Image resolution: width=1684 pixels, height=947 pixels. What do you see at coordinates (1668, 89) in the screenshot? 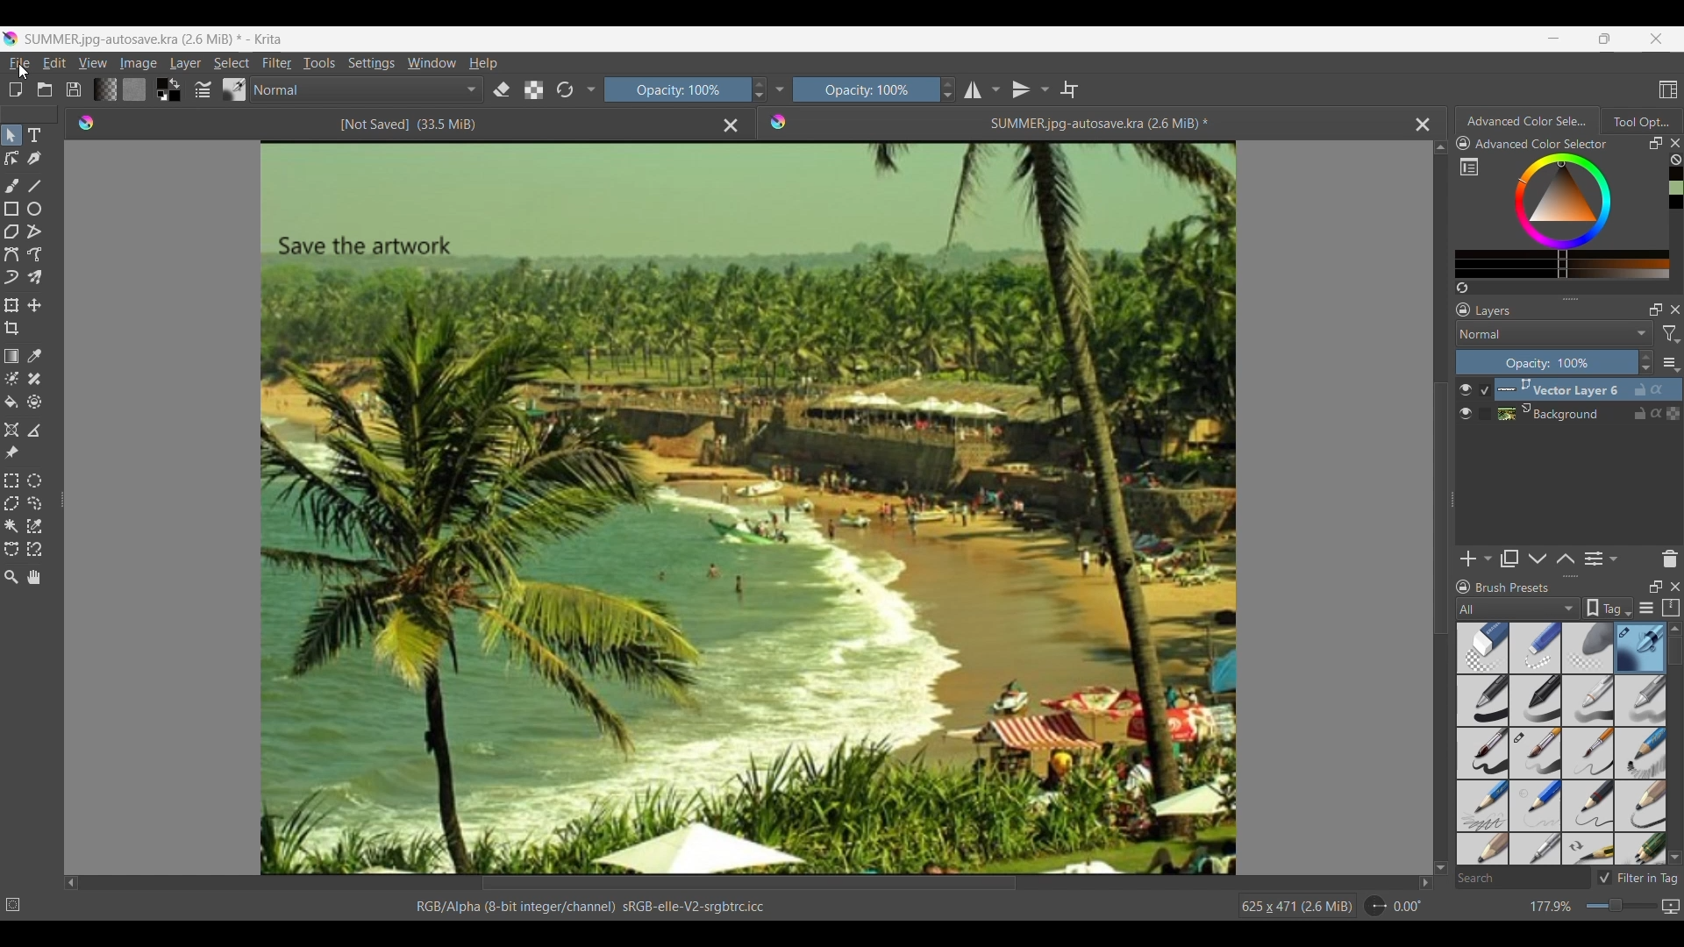
I see `Choose workspace` at bounding box center [1668, 89].